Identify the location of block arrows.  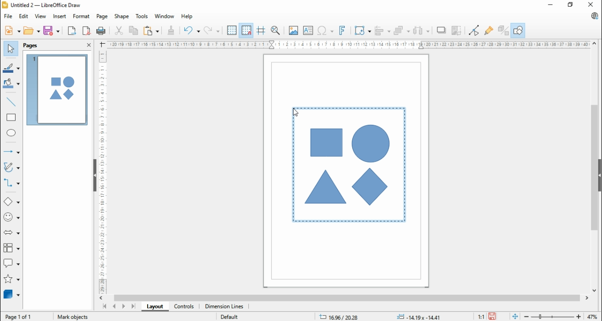
(12, 232).